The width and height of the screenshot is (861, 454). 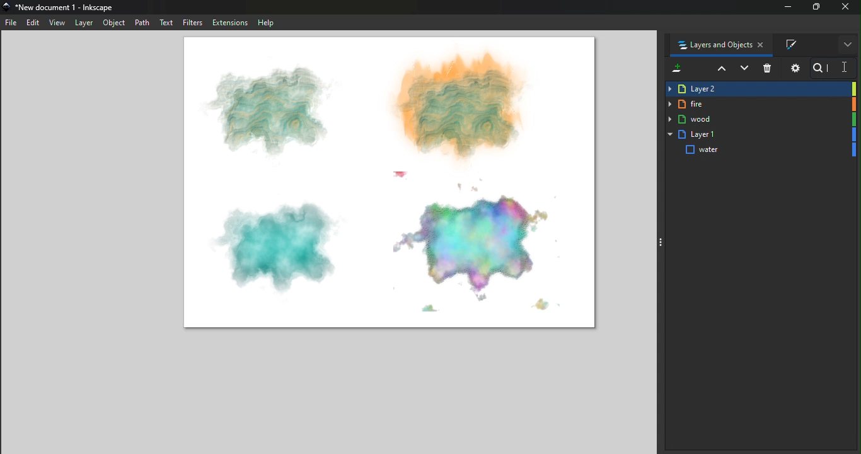 What do you see at coordinates (760, 89) in the screenshot?
I see `Layer 2` at bounding box center [760, 89].